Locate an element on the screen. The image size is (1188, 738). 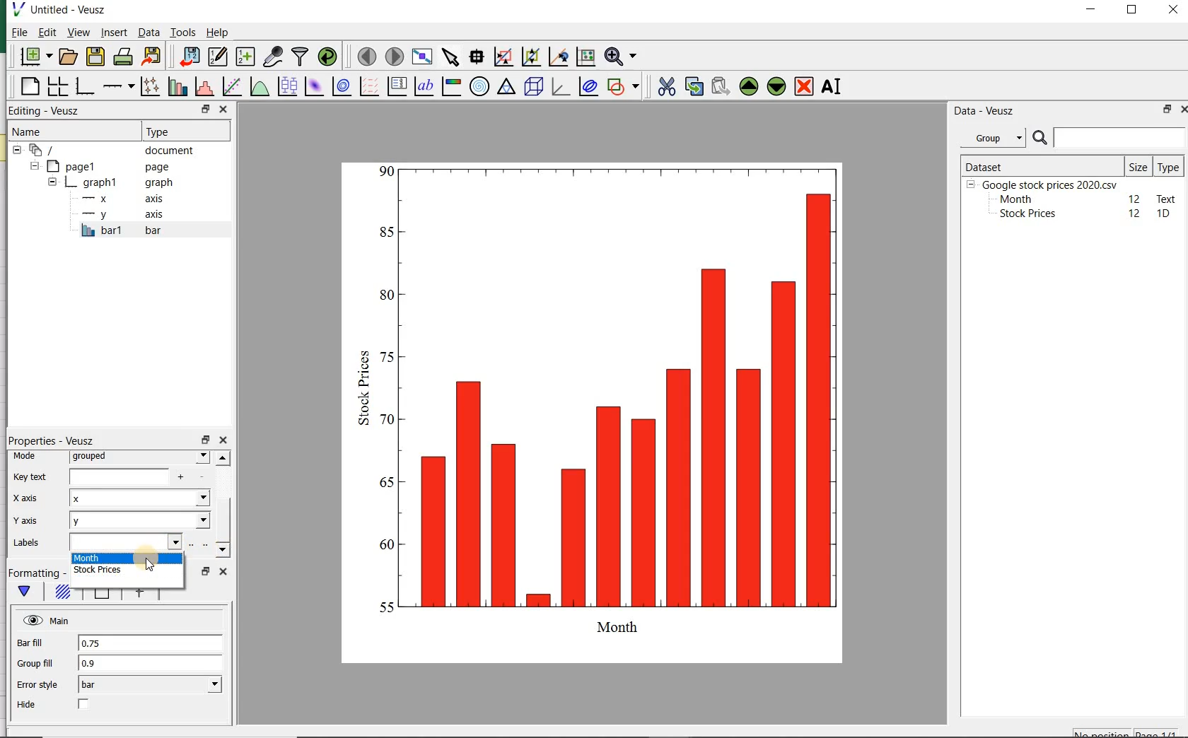
0.9 is located at coordinates (151, 664).